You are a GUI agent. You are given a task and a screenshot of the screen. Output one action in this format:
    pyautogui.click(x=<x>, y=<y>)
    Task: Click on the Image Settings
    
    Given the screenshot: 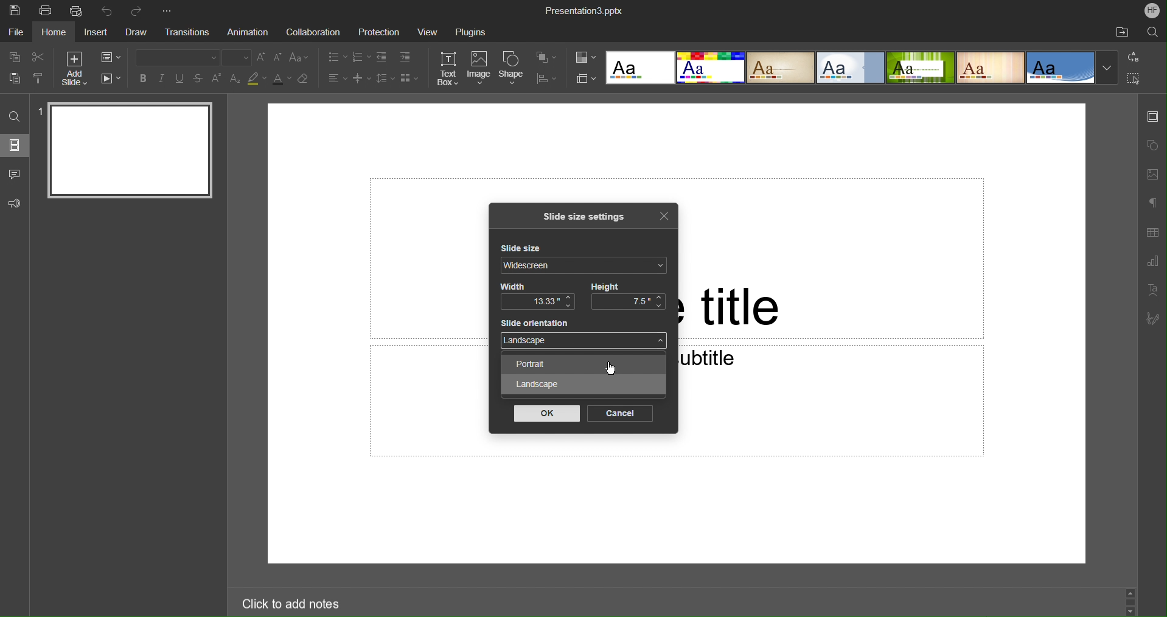 What is the action you would take?
    pyautogui.click(x=1153, y=173)
    